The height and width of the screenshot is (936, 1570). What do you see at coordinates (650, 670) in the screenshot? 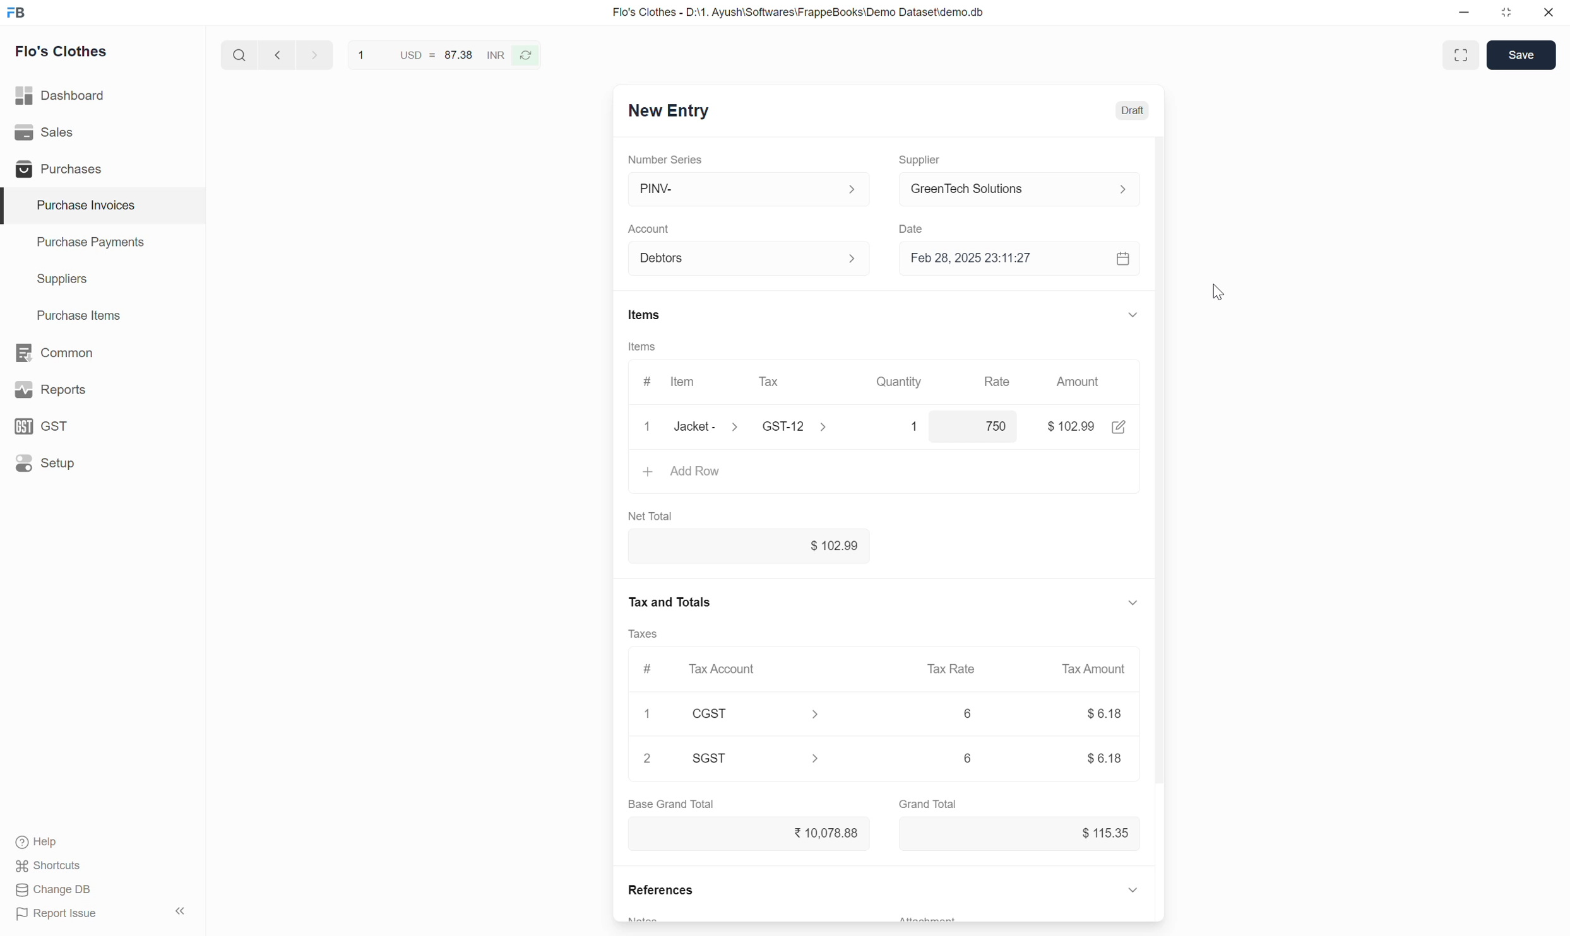
I see `#` at bounding box center [650, 670].